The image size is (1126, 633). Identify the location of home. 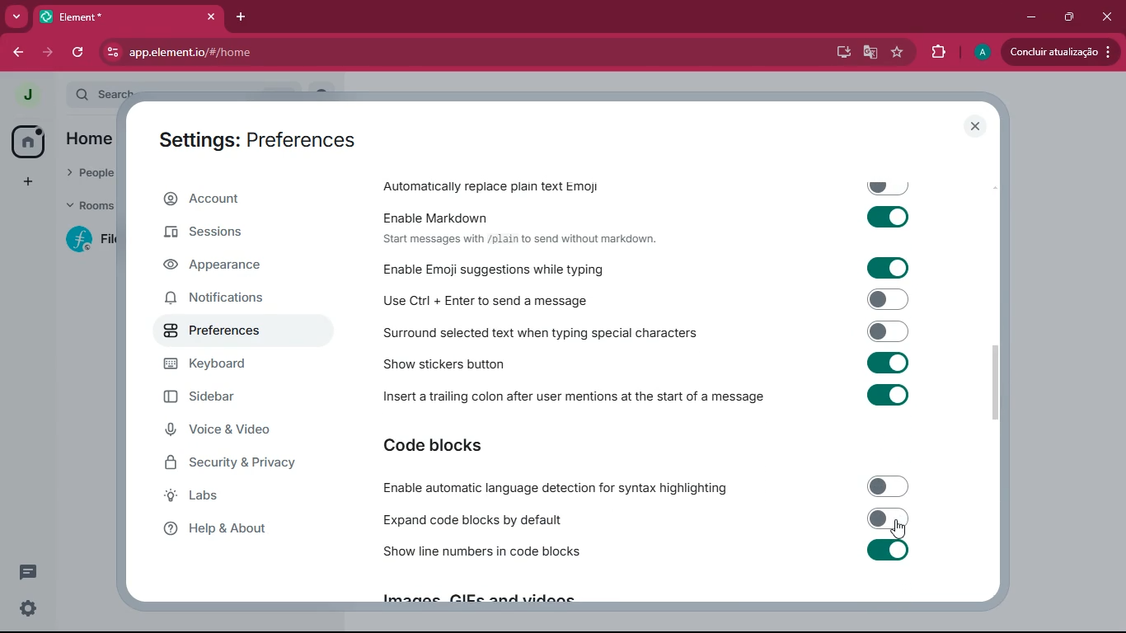
(94, 140).